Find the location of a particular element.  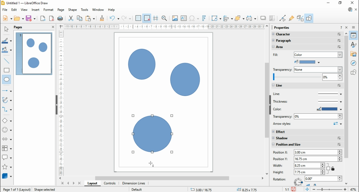

2.00 cm  is located at coordinates (318, 152).